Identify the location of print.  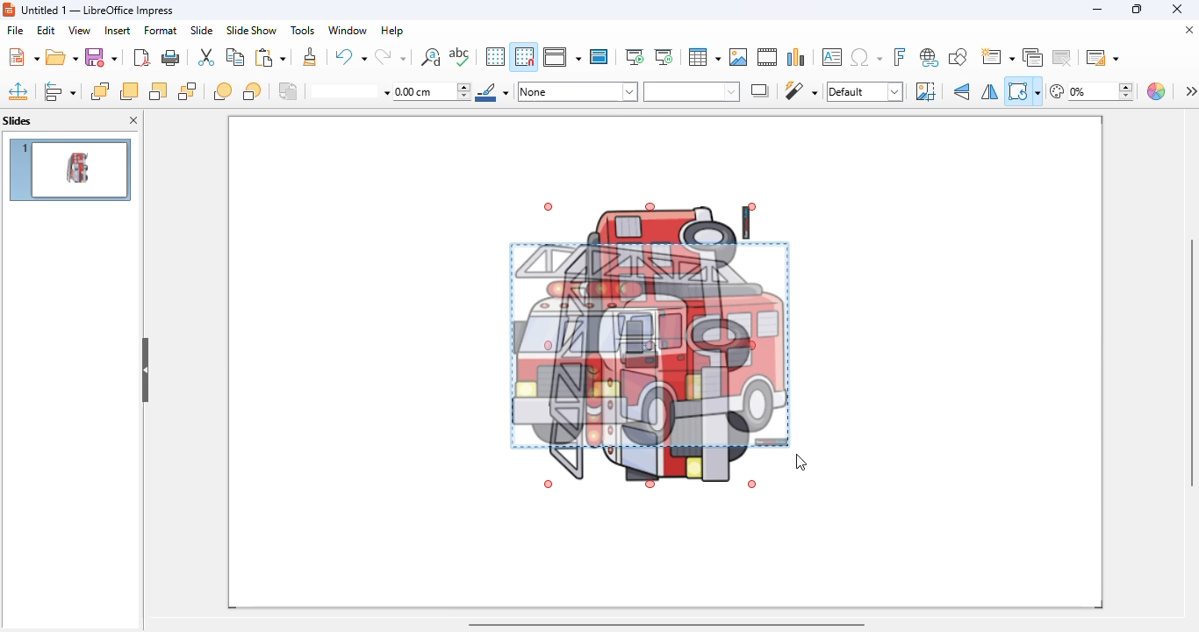
(172, 58).